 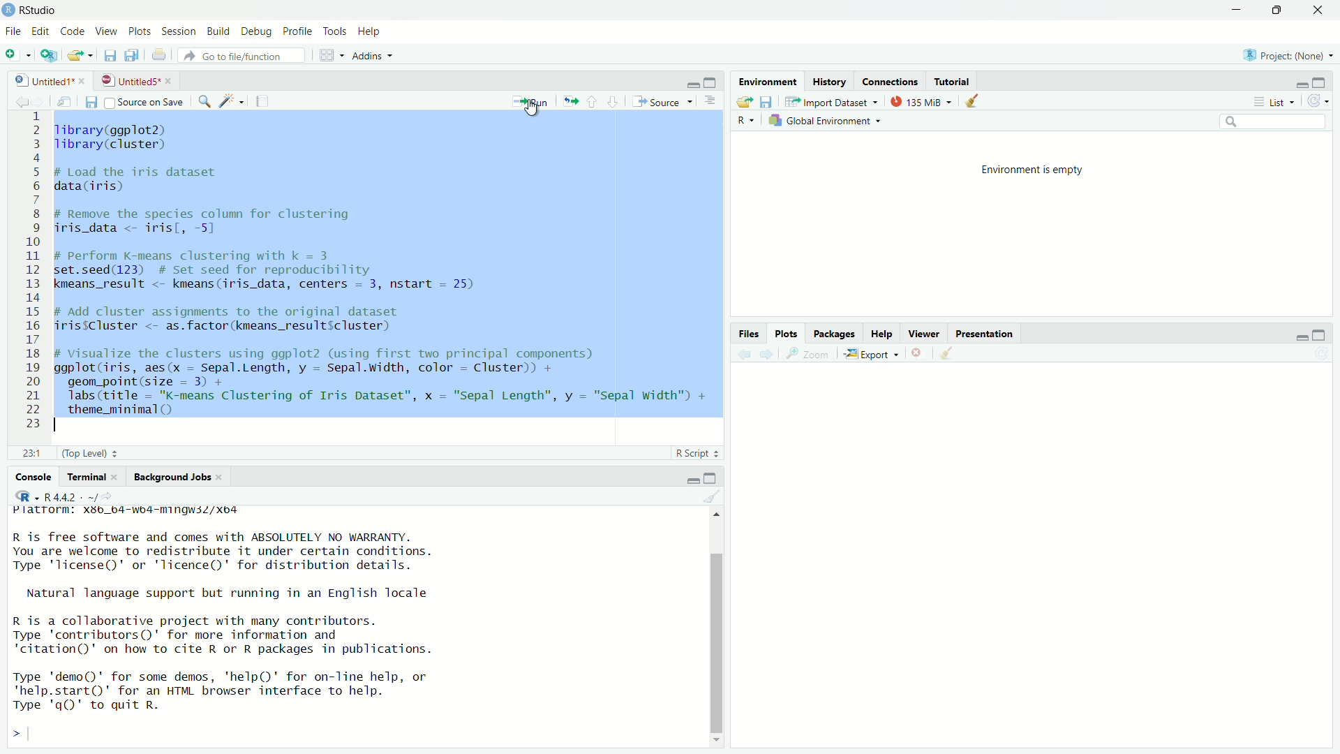 What do you see at coordinates (871, 355) in the screenshot?
I see `export` at bounding box center [871, 355].